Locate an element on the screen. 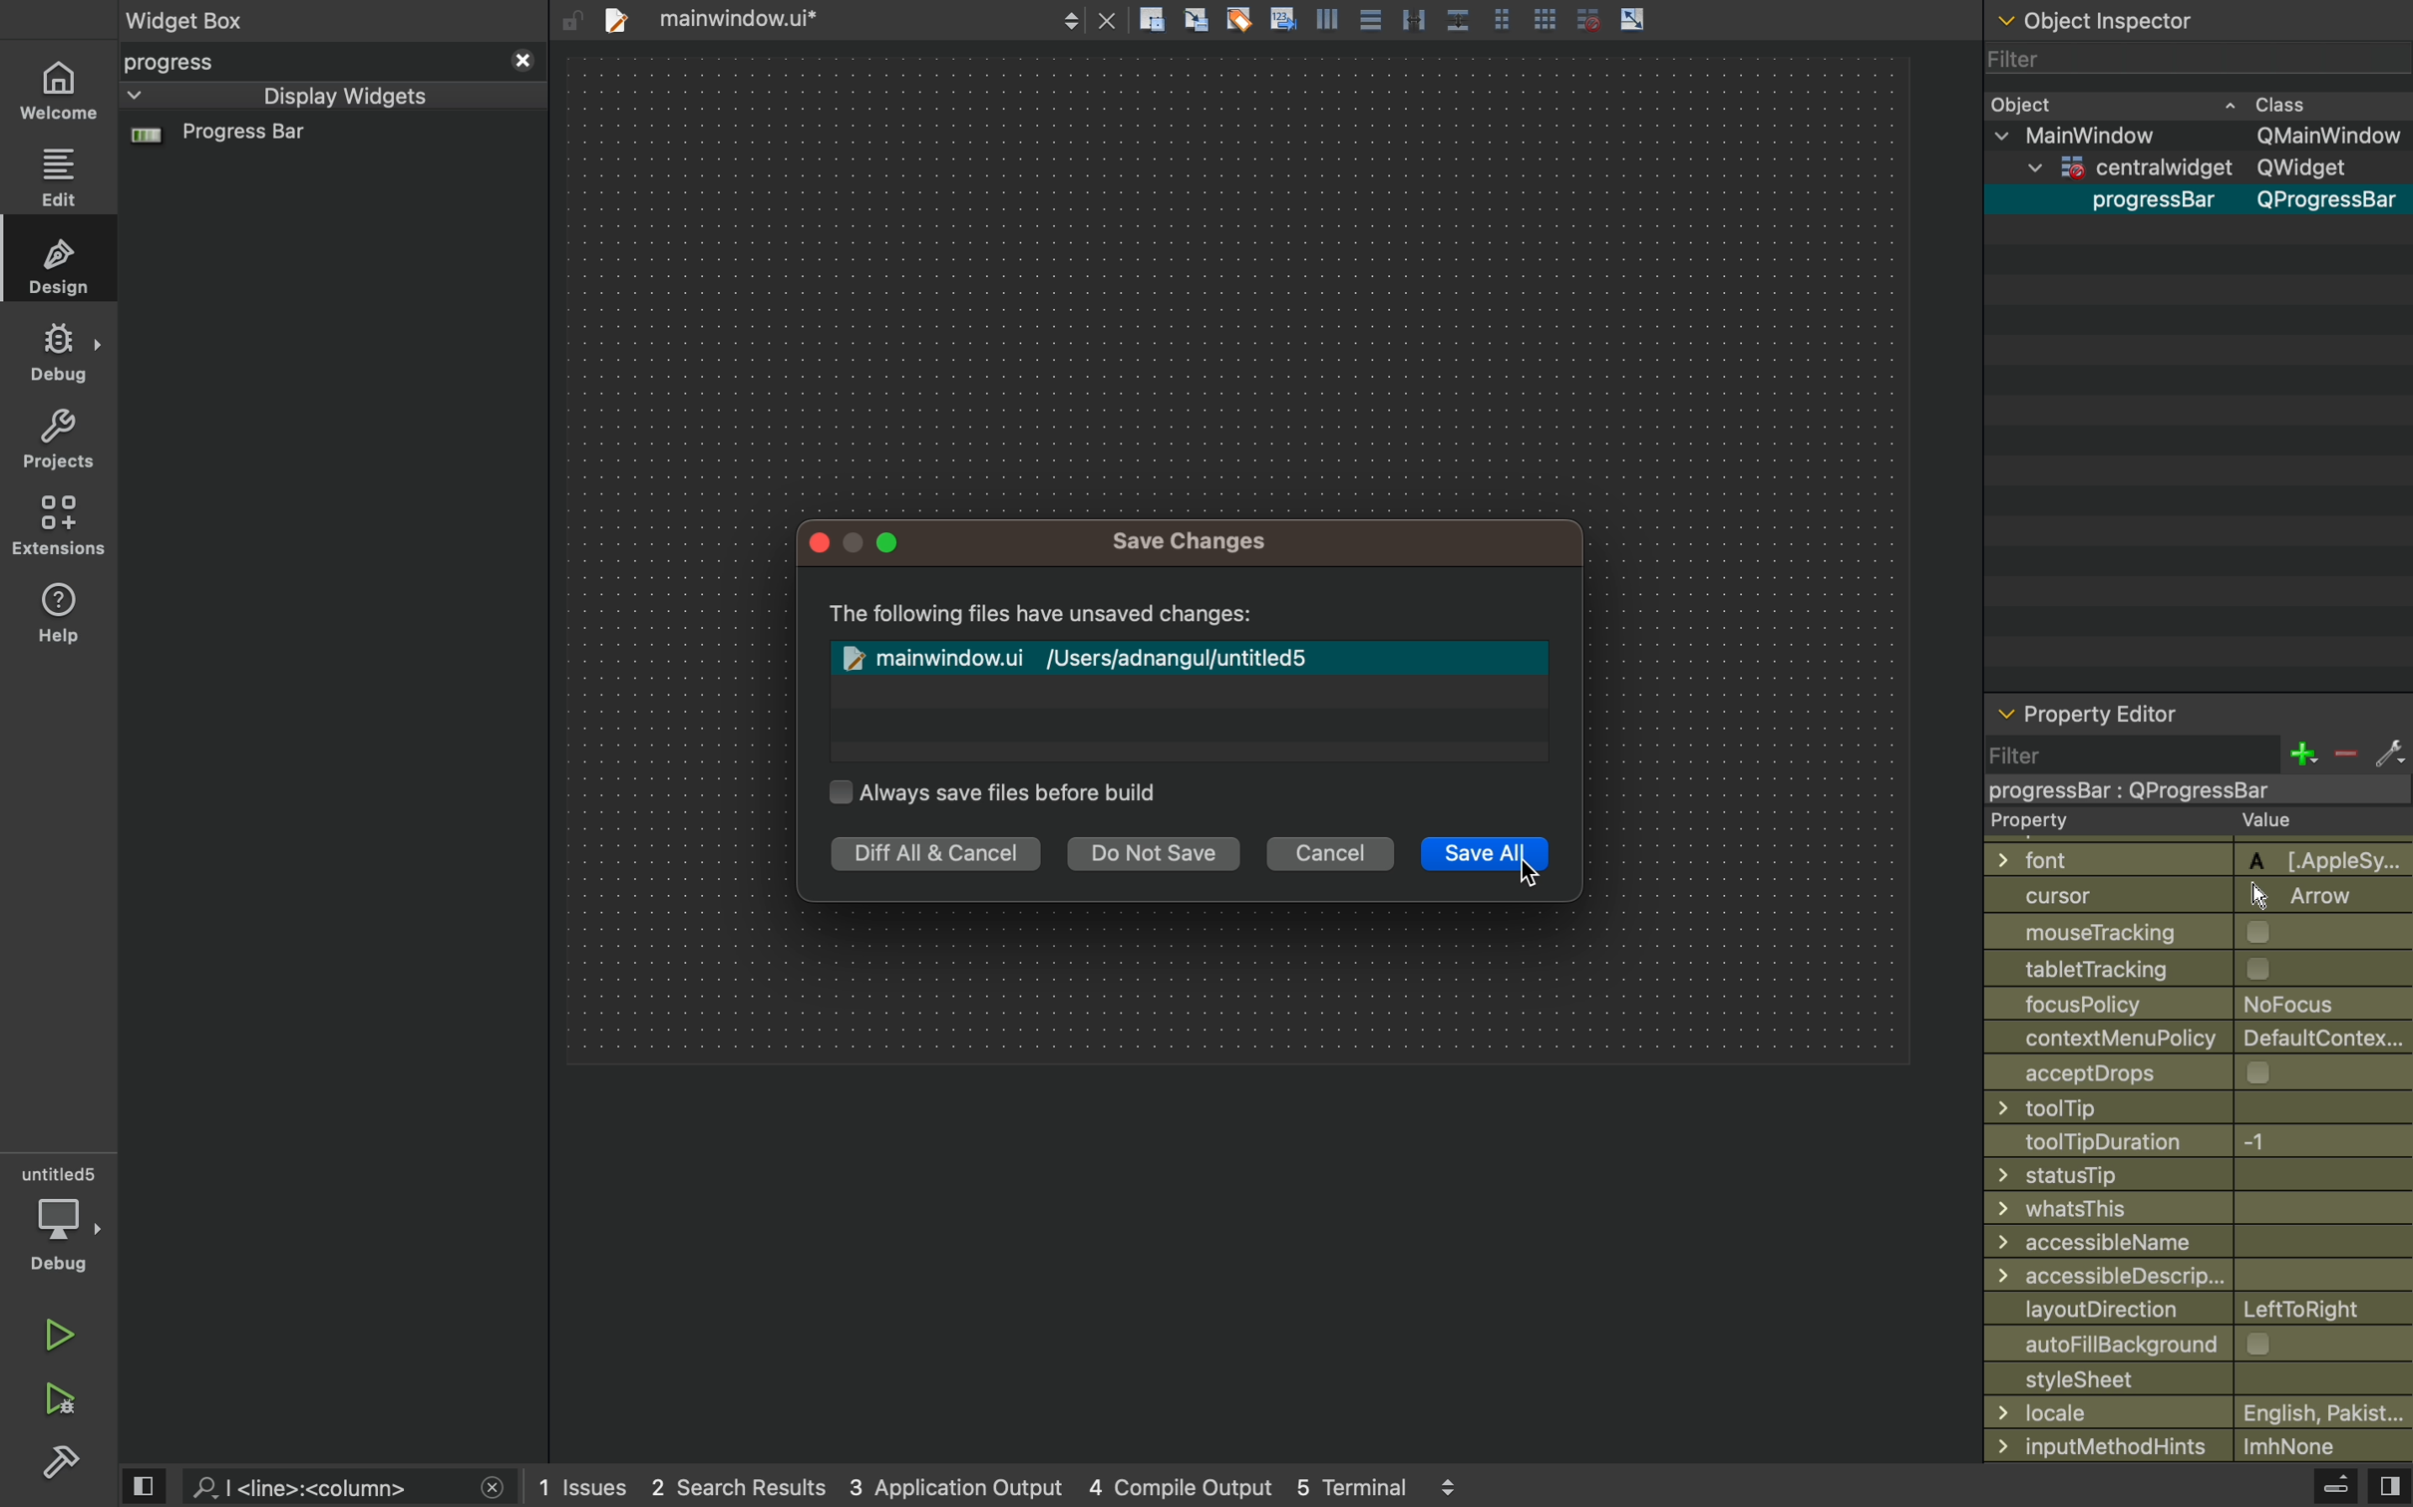  do not save is located at coordinates (1162, 857).